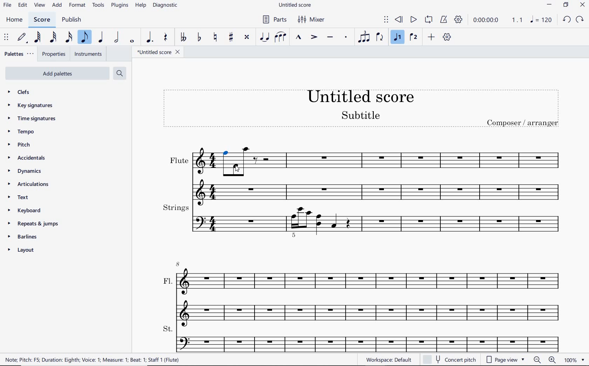  Describe the element at coordinates (541, 20) in the screenshot. I see `note` at that location.